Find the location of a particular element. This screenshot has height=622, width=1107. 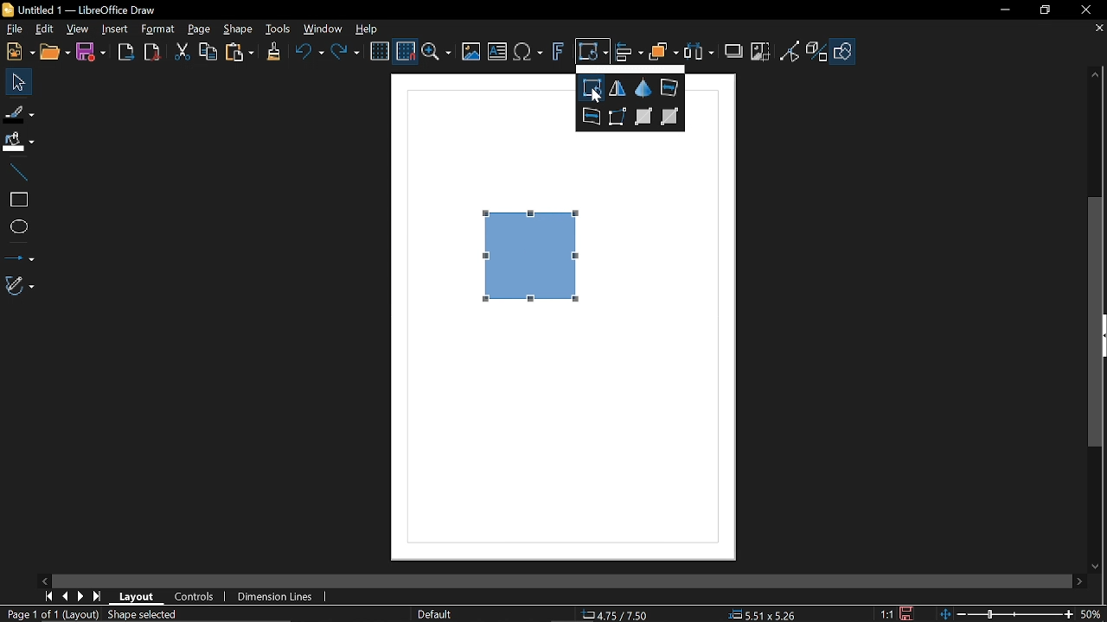

Slide master name is located at coordinates (435, 612).